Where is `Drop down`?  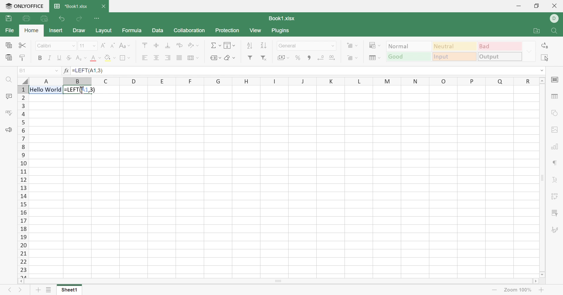 Drop down is located at coordinates (530, 52).